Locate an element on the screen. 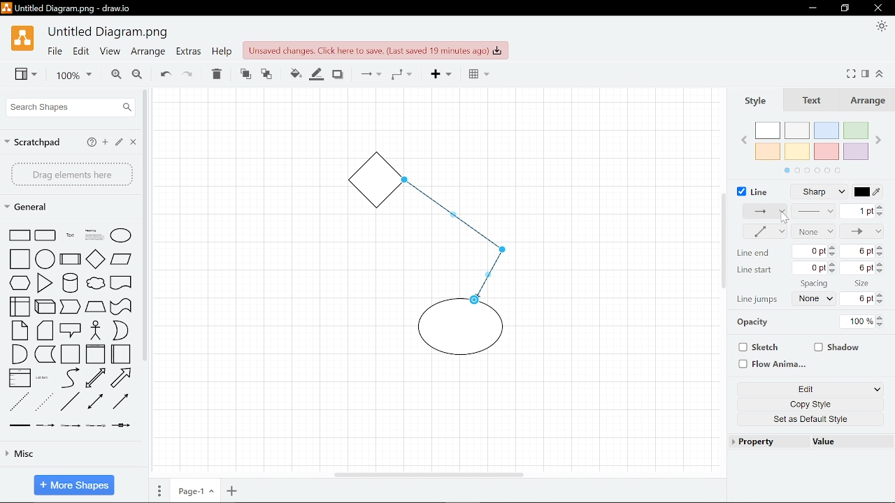  Table is located at coordinates (475, 75).